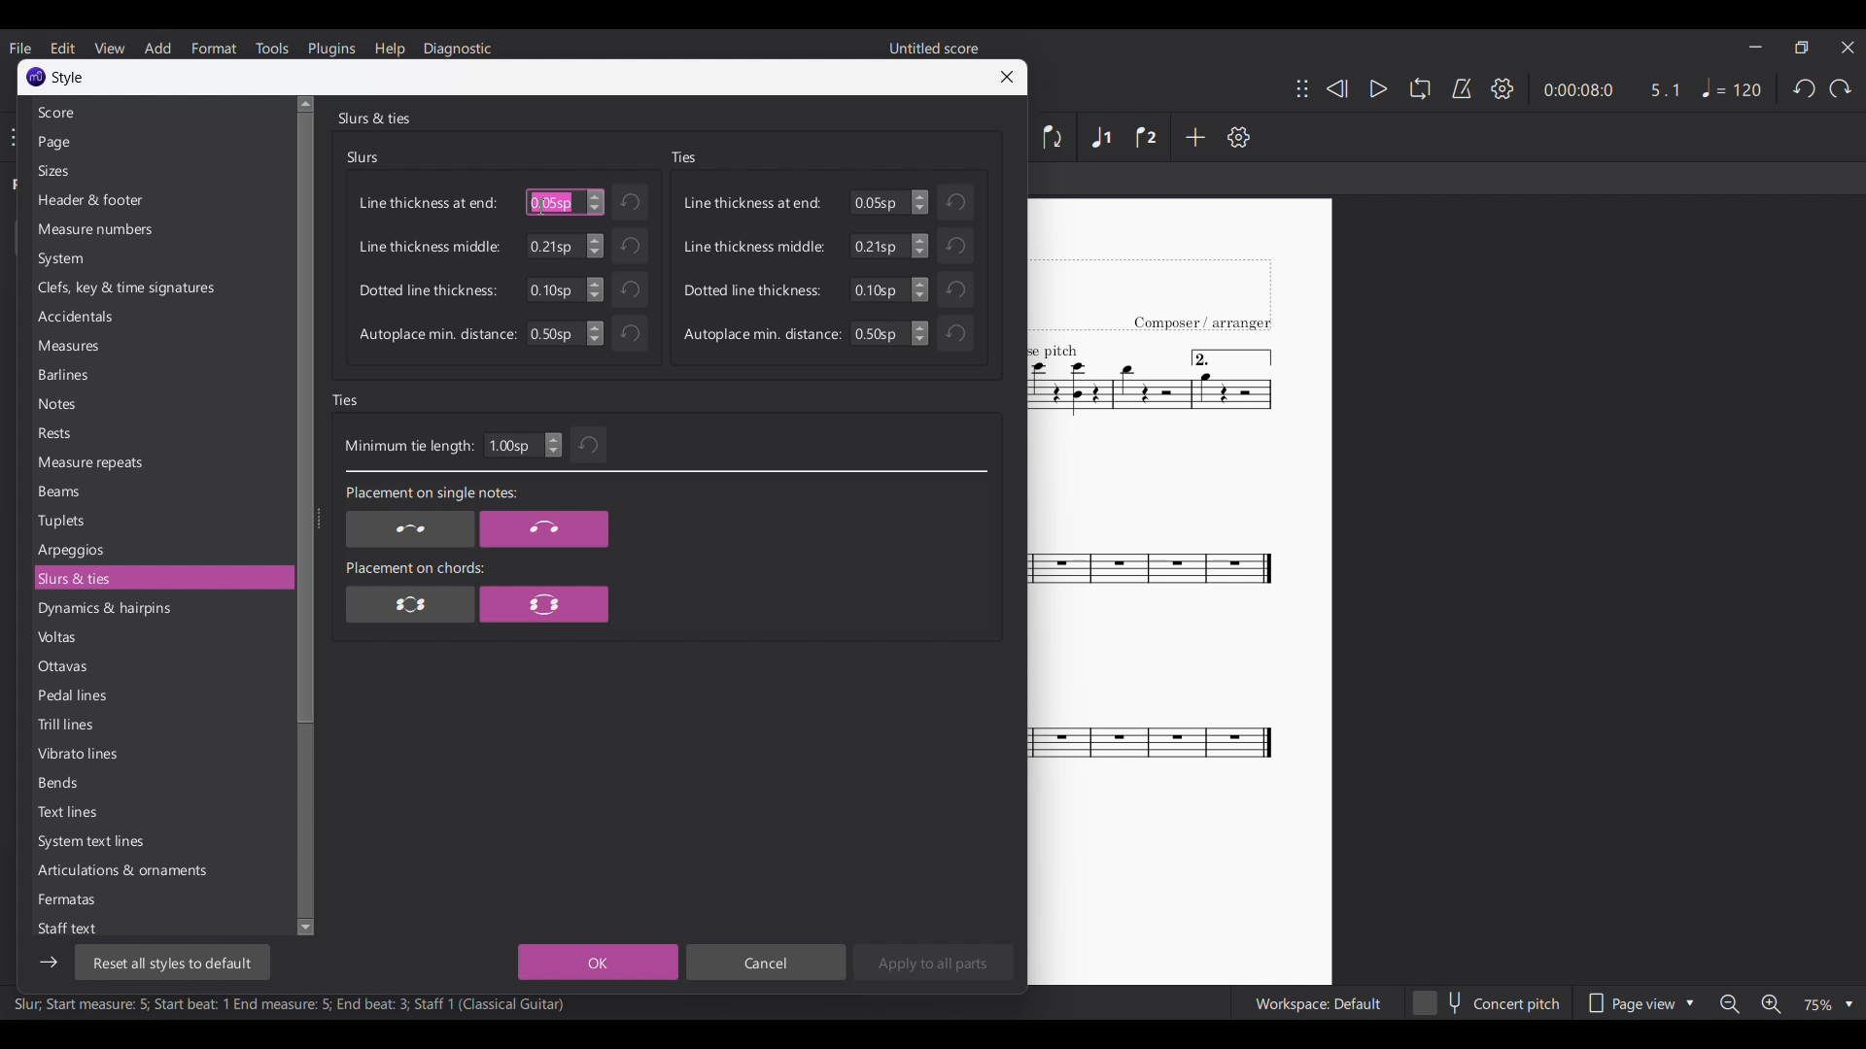 The width and height of the screenshot is (1866, 1049). I want to click on Untitled score, so click(934, 48).